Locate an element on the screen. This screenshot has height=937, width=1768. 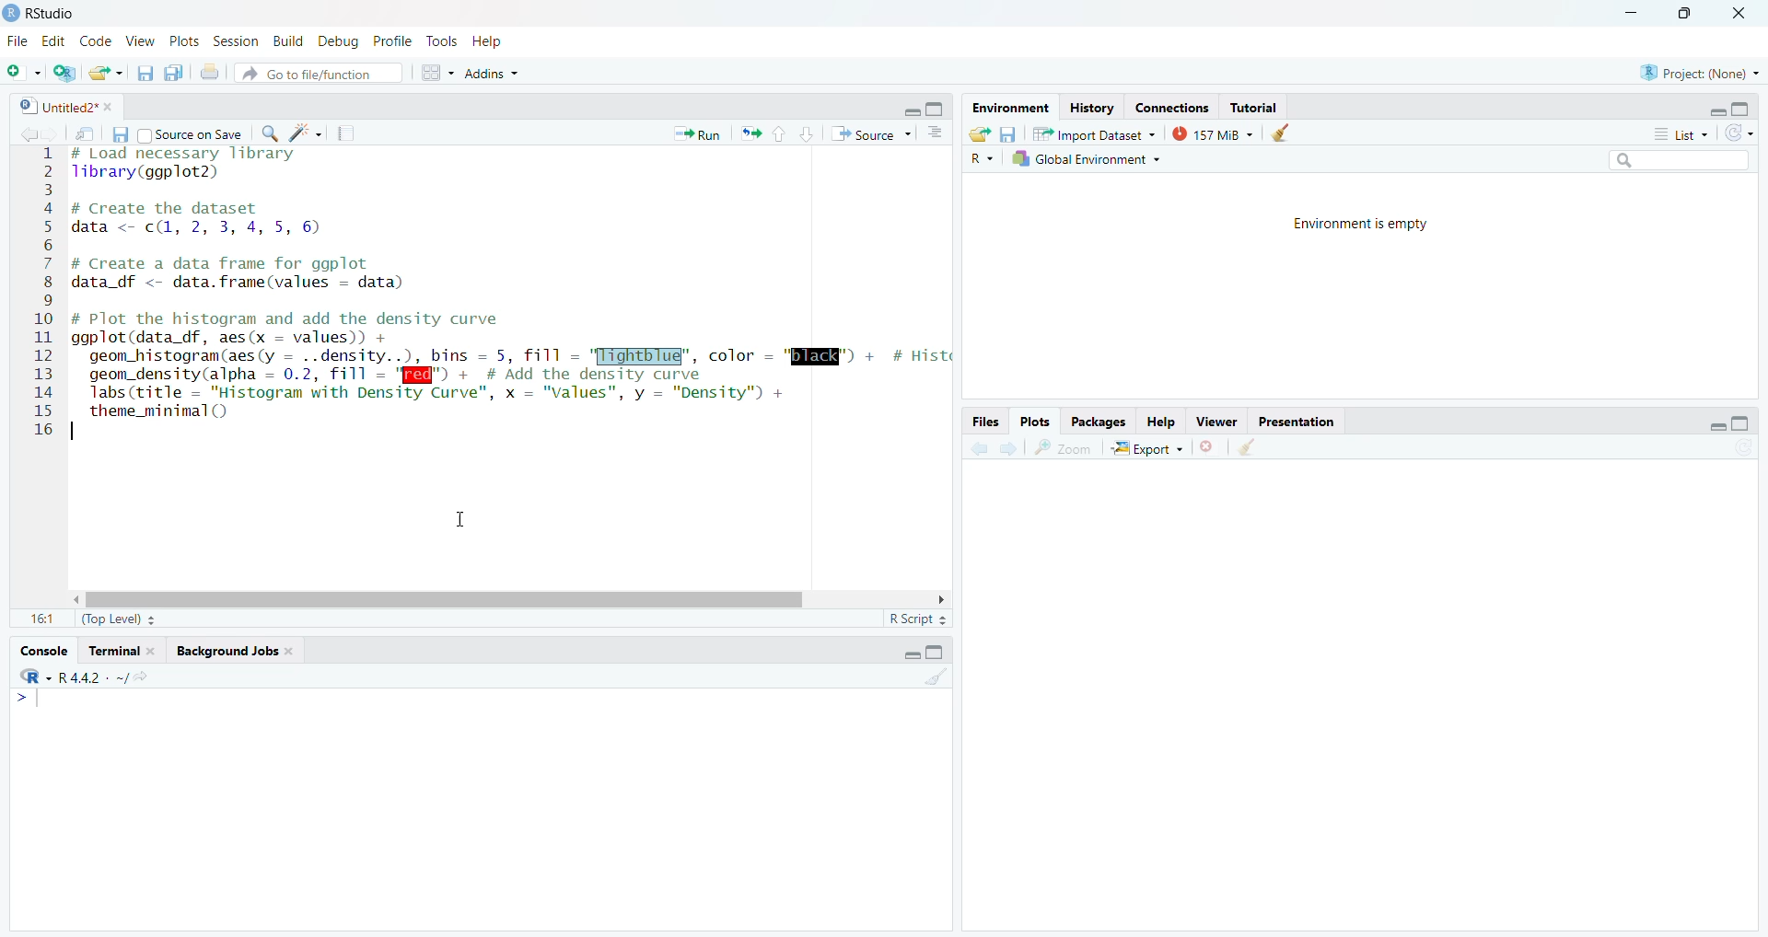
load workspace is located at coordinates (979, 133).